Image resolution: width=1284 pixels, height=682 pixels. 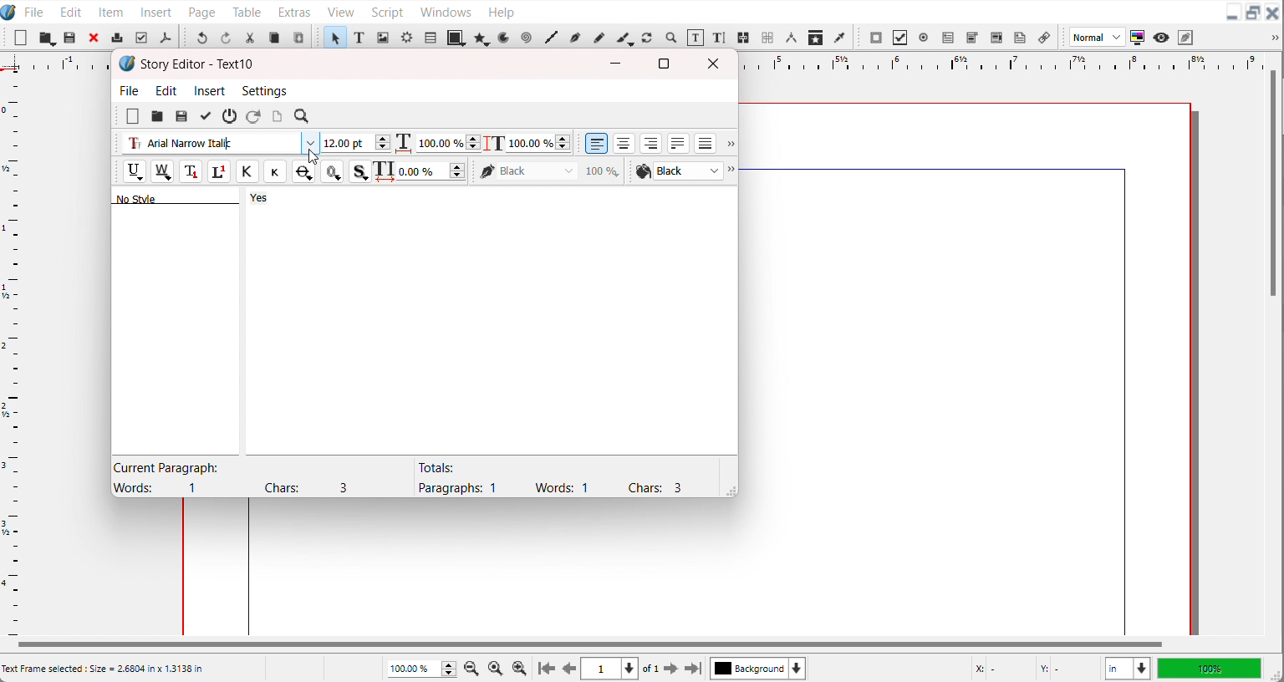 I want to click on Align text right, so click(x=651, y=143).